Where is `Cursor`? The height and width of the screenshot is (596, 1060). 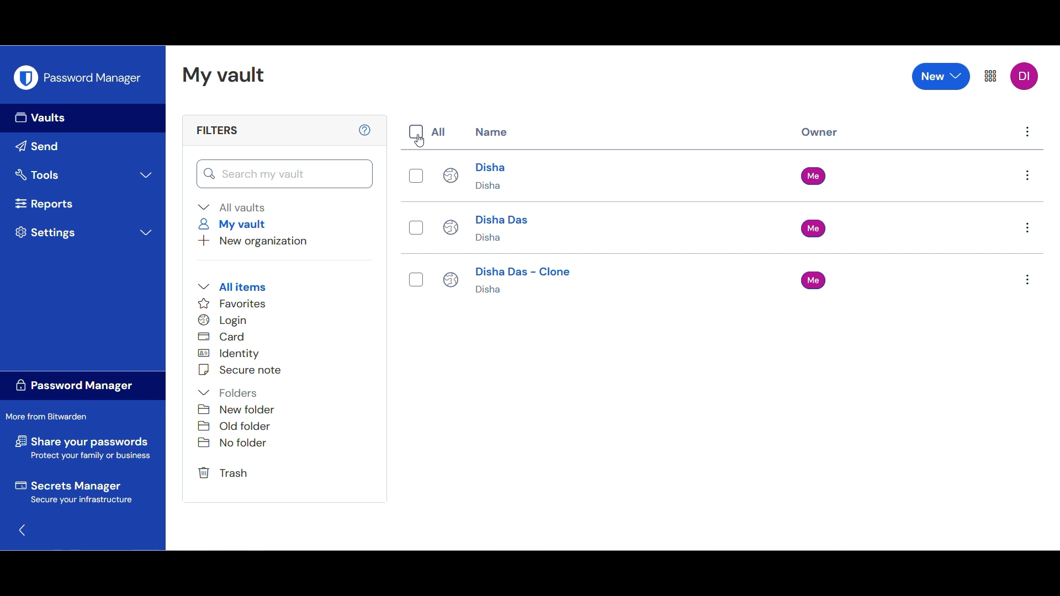 Cursor is located at coordinates (417, 142).